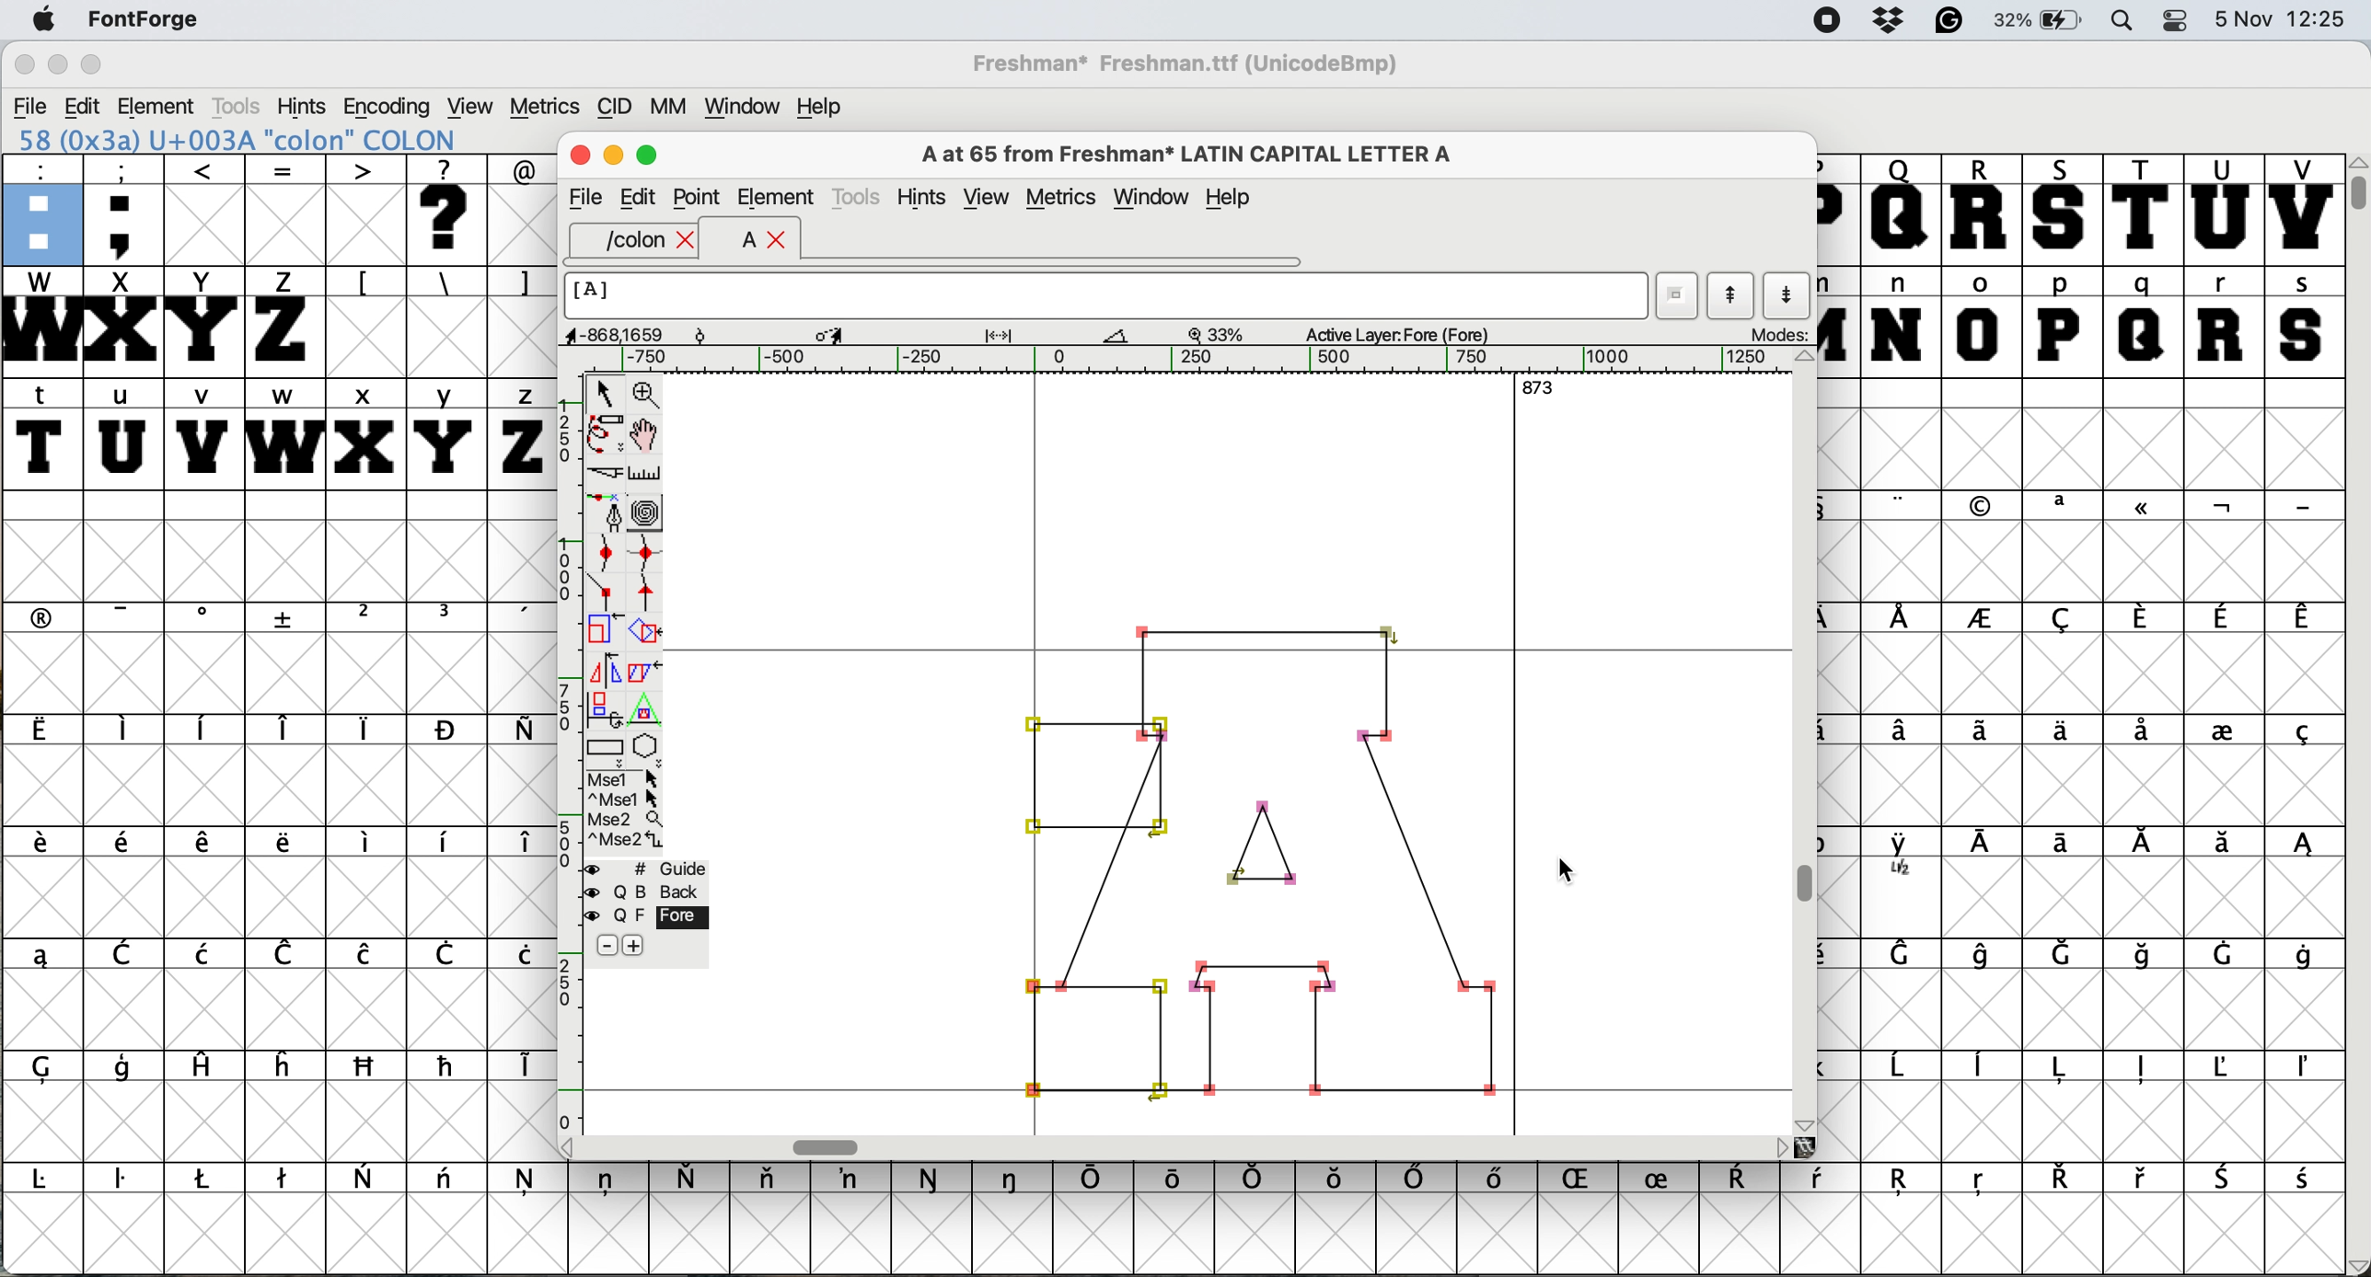 This screenshot has width=2371, height=1277. Describe the element at coordinates (40, 955) in the screenshot. I see `symbol` at that location.